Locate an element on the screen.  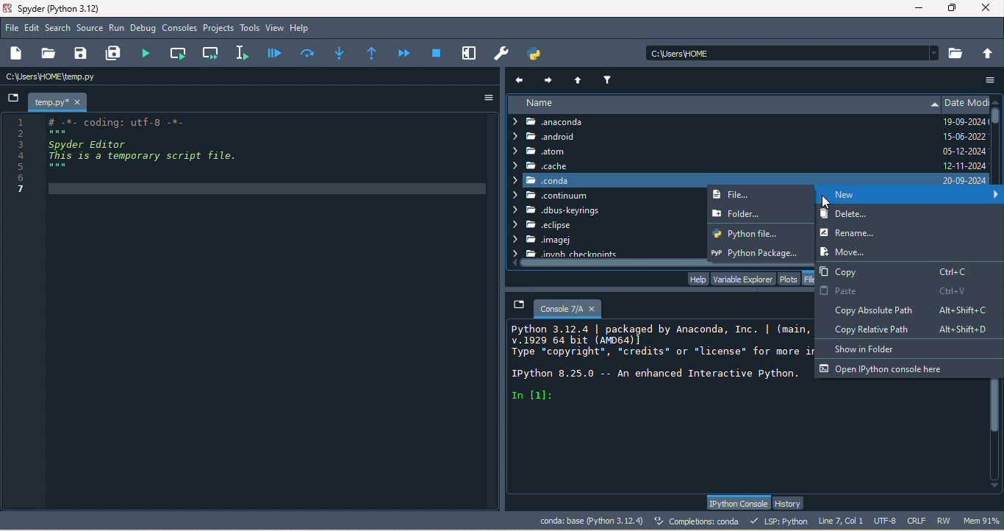
view is located at coordinates (275, 28).